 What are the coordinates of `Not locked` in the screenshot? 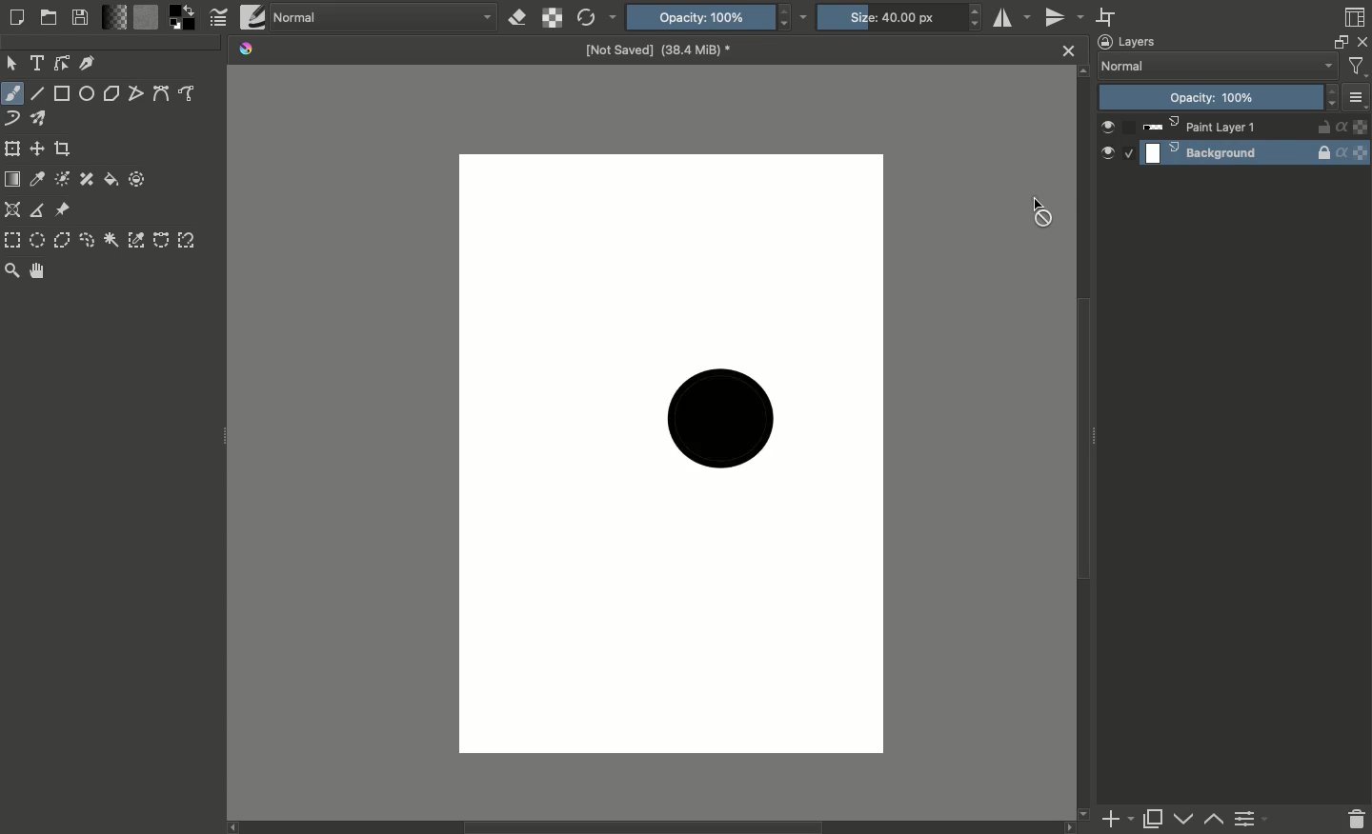 It's located at (1324, 127).